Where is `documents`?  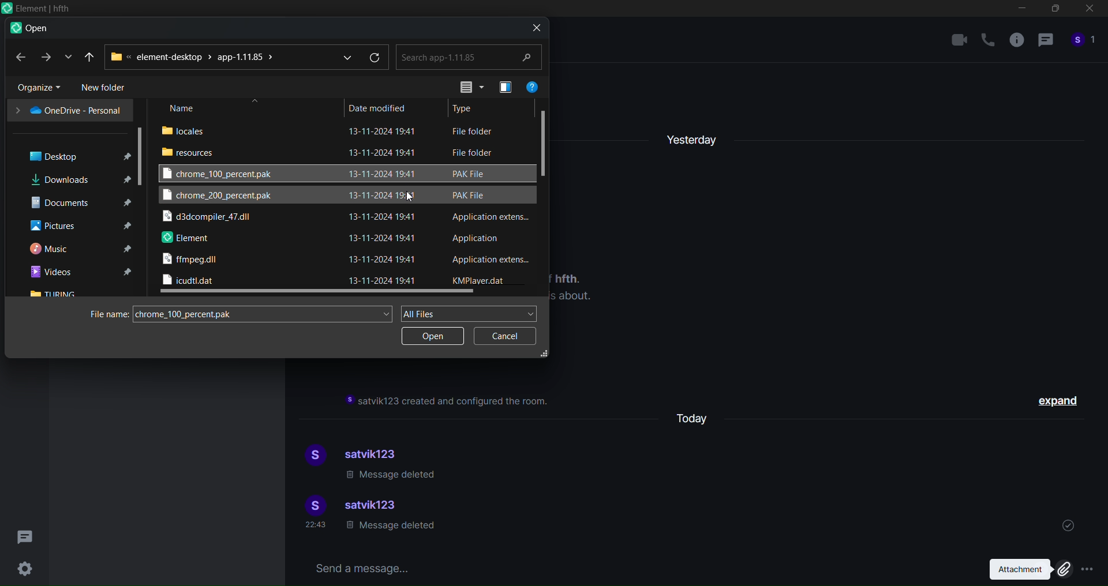
documents is located at coordinates (77, 202).